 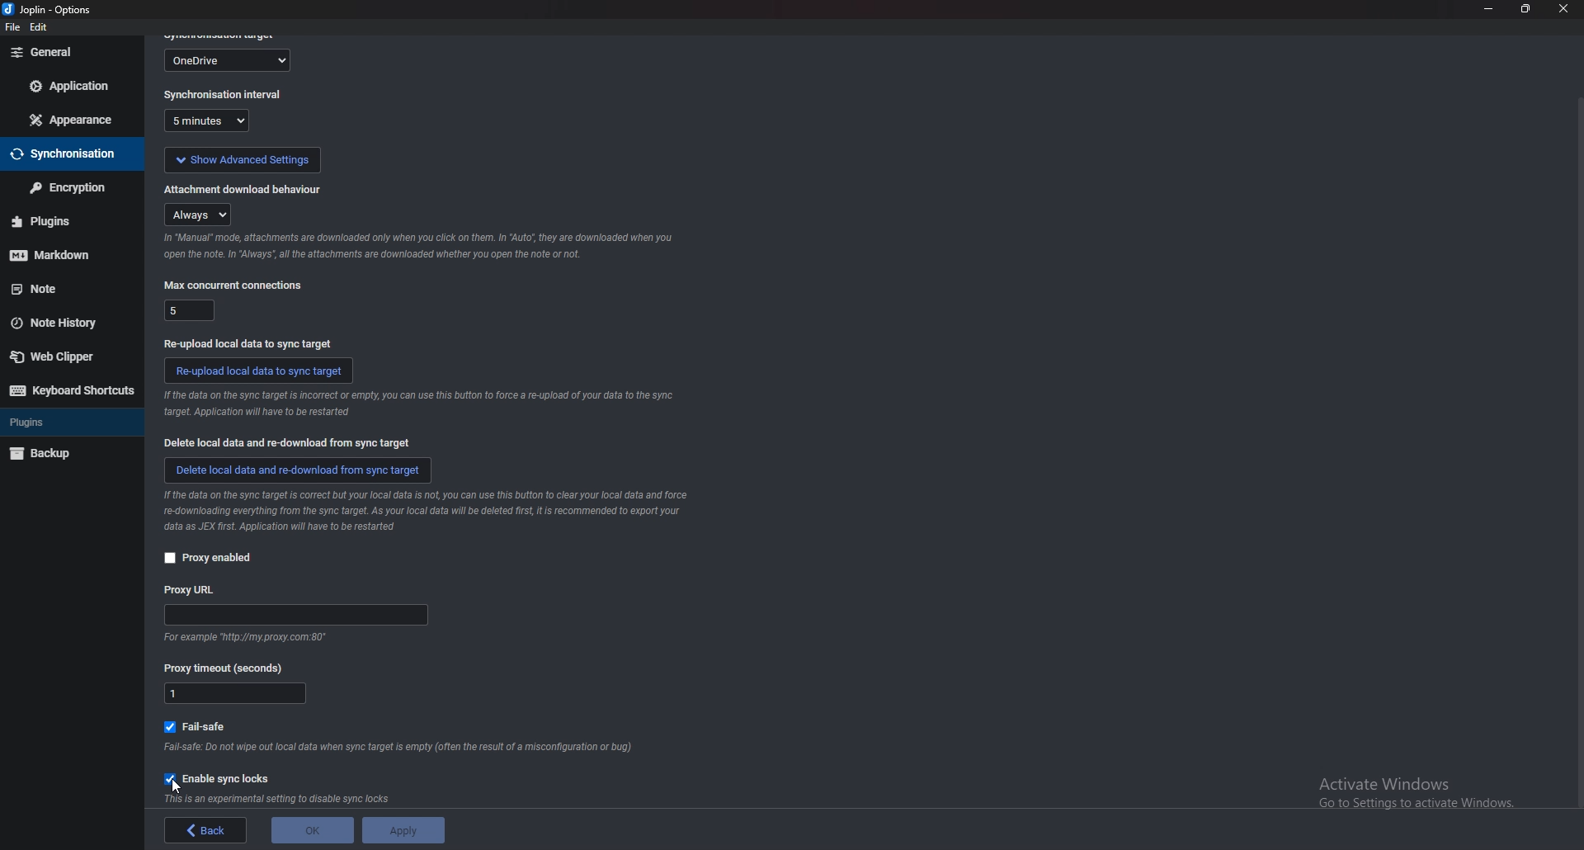 I want to click on application, so click(x=72, y=87).